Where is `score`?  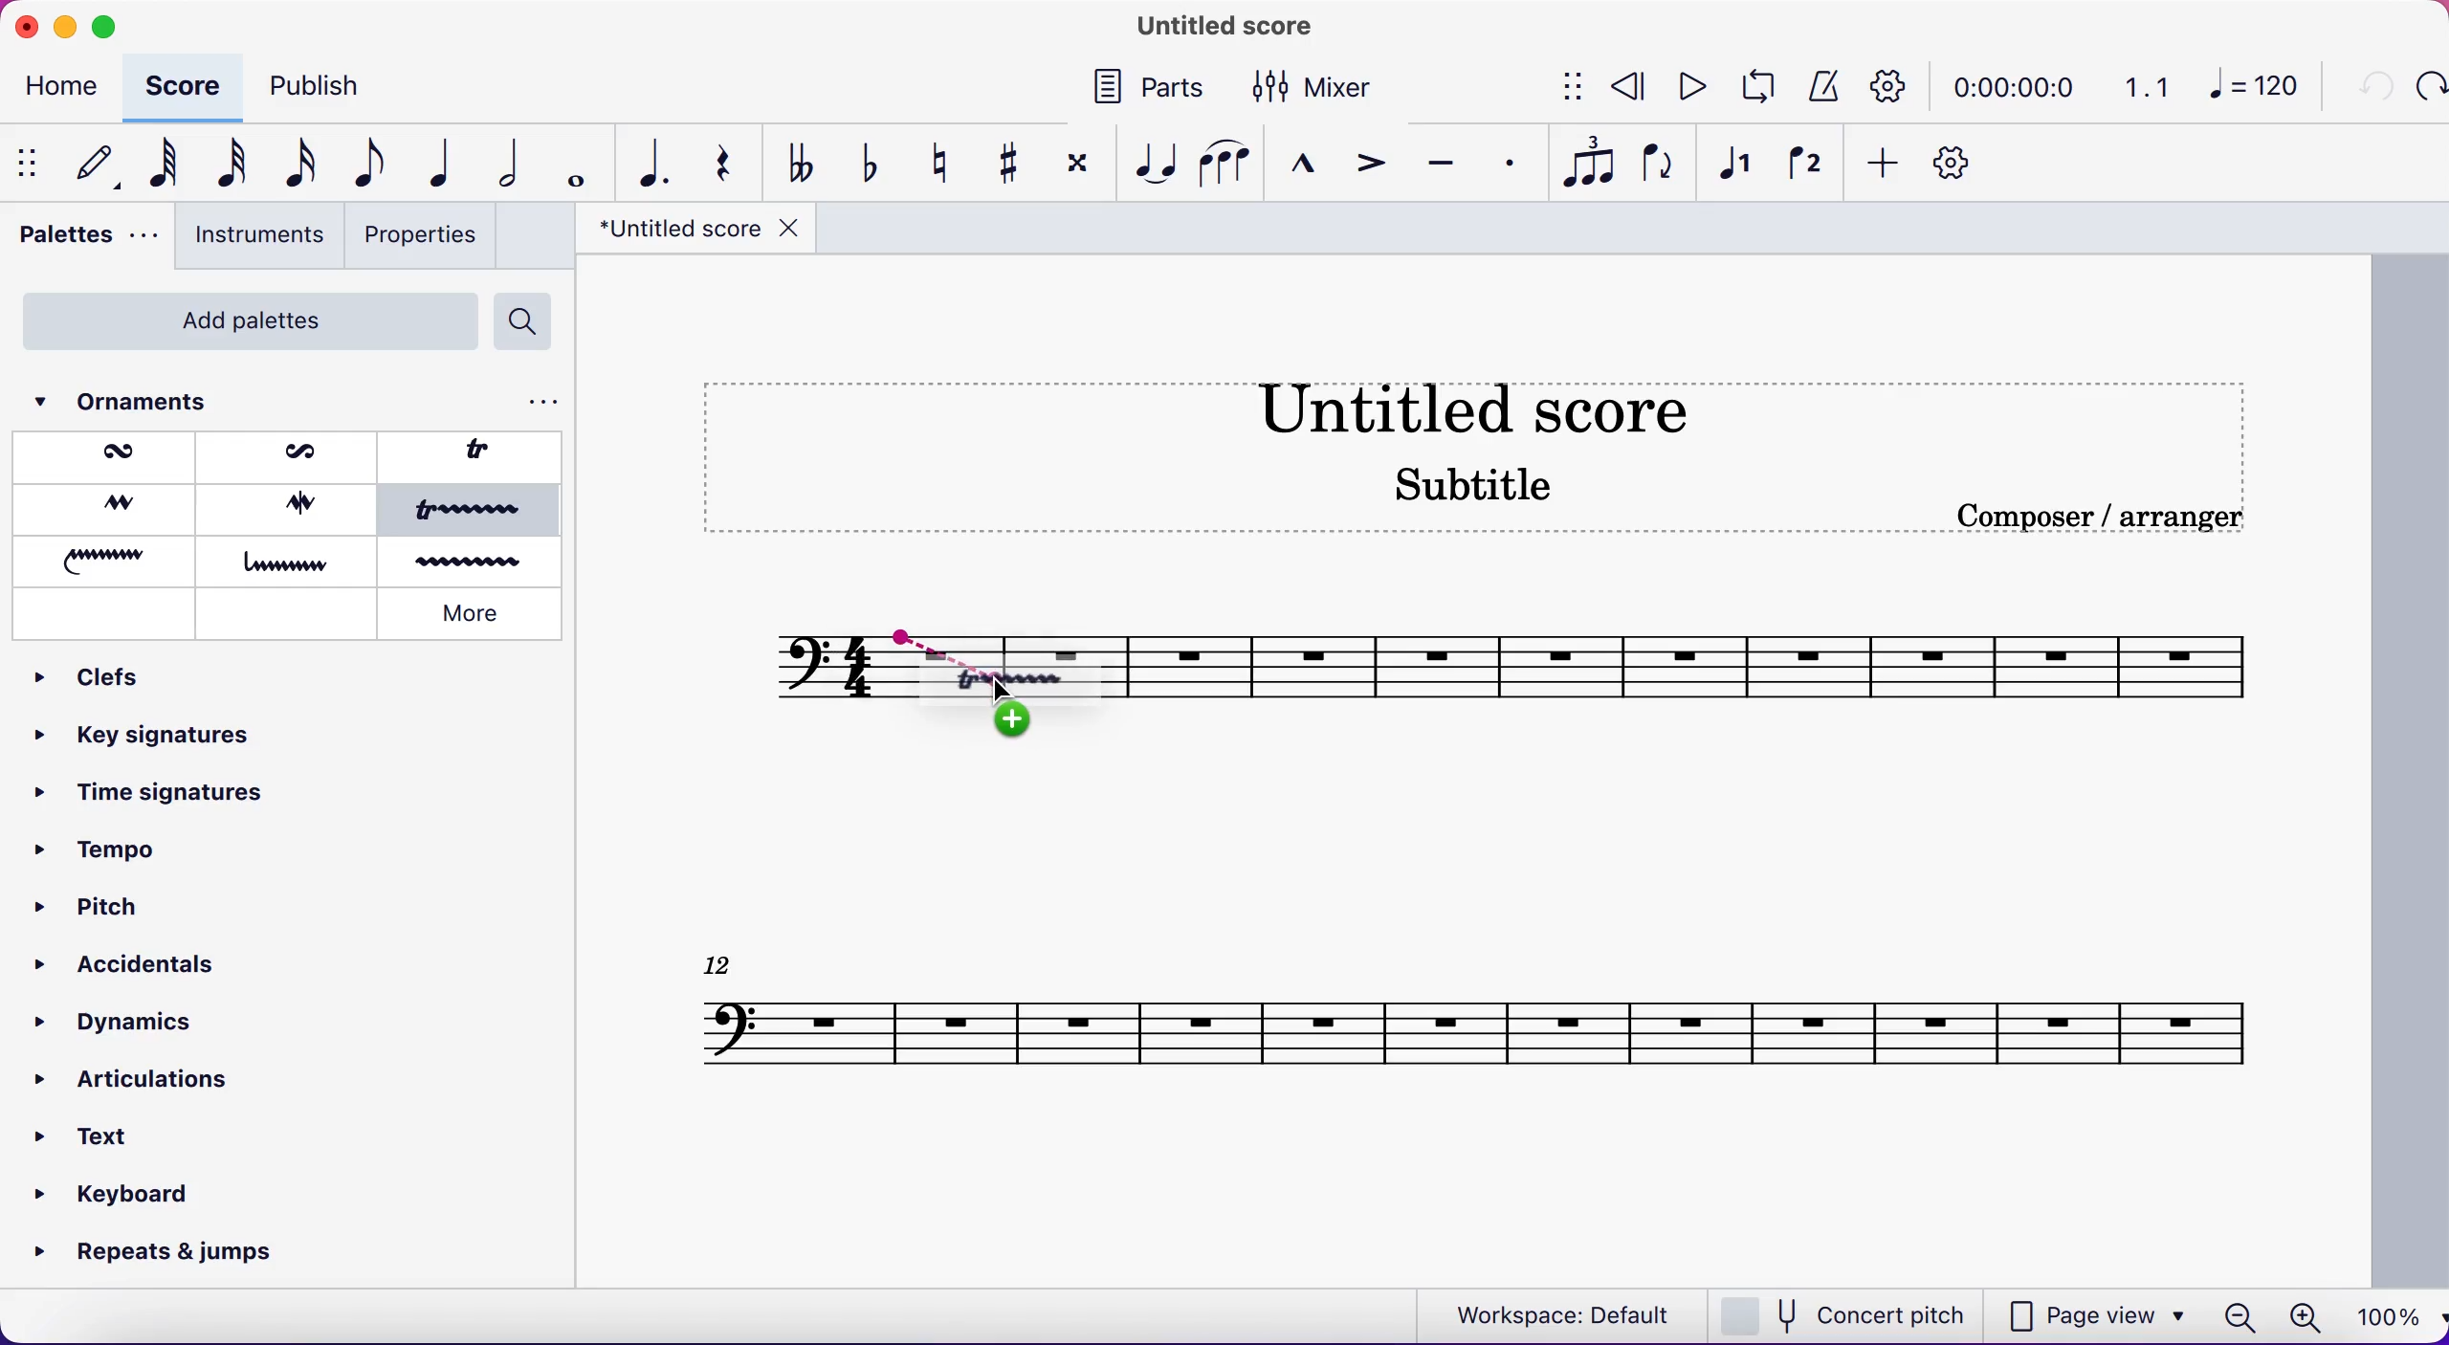
score is located at coordinates (186, 84).